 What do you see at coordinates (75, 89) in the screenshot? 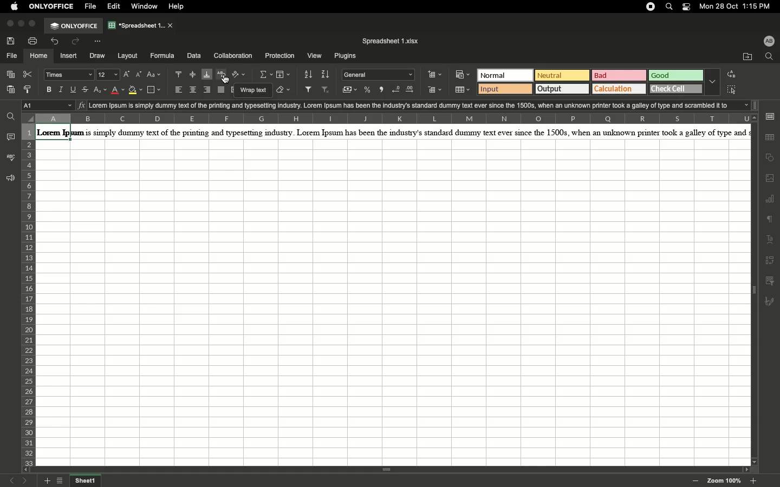
I see `Underline` at bounding box center [75, 89].